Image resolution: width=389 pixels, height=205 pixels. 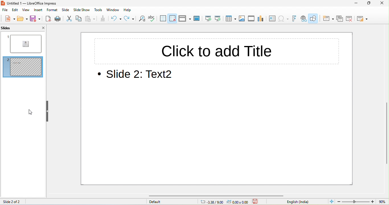 I want to click on slide 2 hidden, so click(x=24, y=68).